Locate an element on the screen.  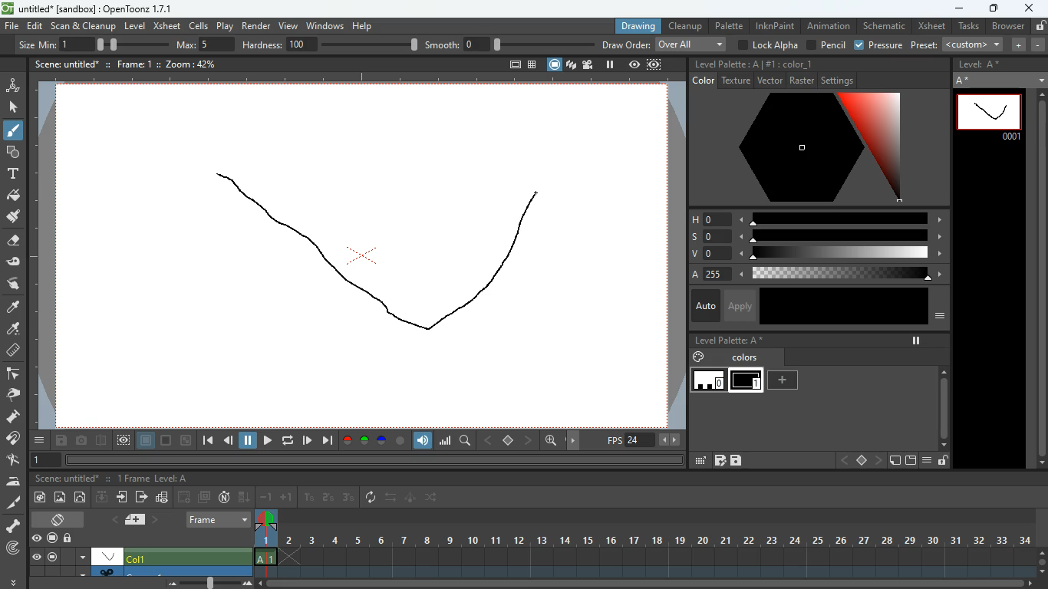
colors is located at coordinates (728, 357).